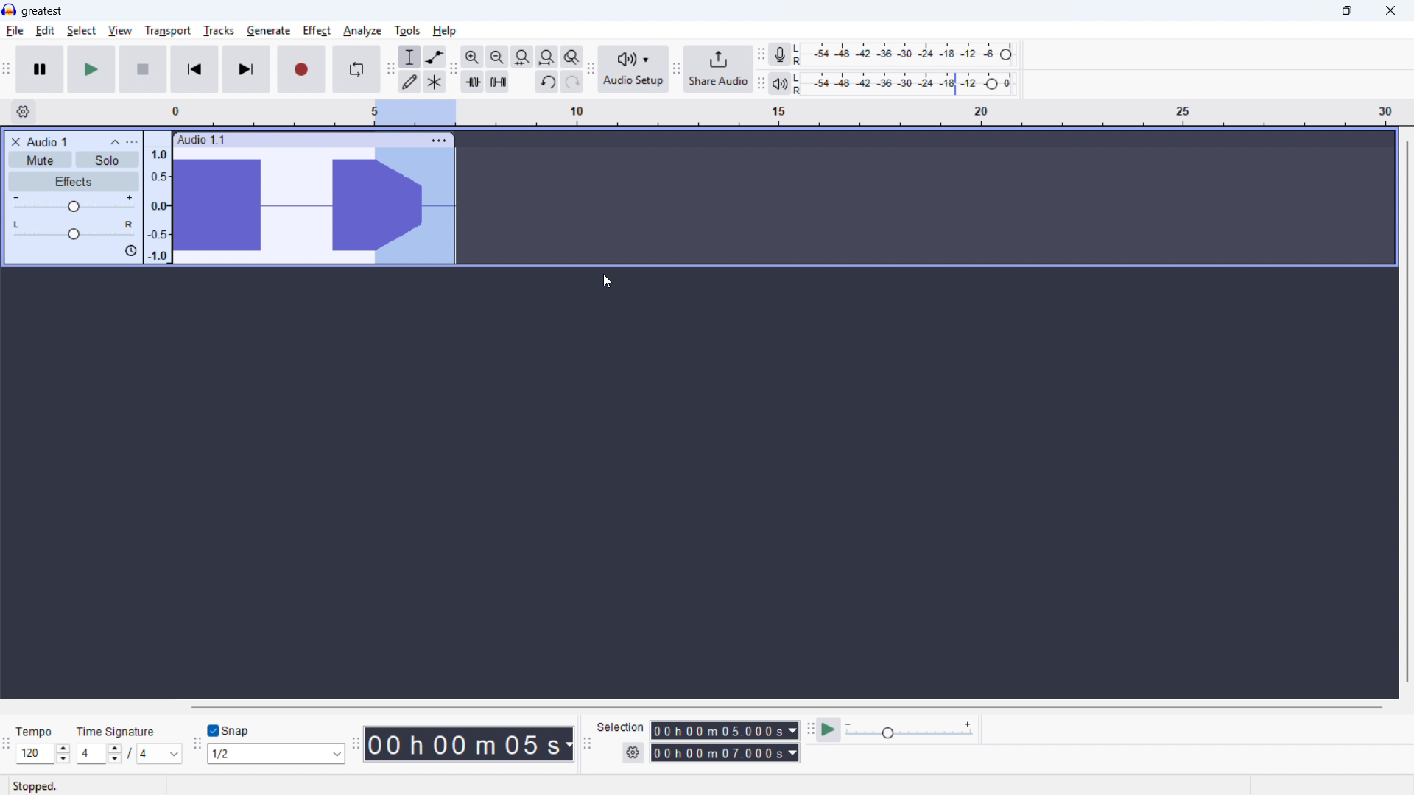 This screenshot has height=795, width=1414. Describe the element at coordinates (435, 82) in the screenshot. I see `Multi tool ` at that location.